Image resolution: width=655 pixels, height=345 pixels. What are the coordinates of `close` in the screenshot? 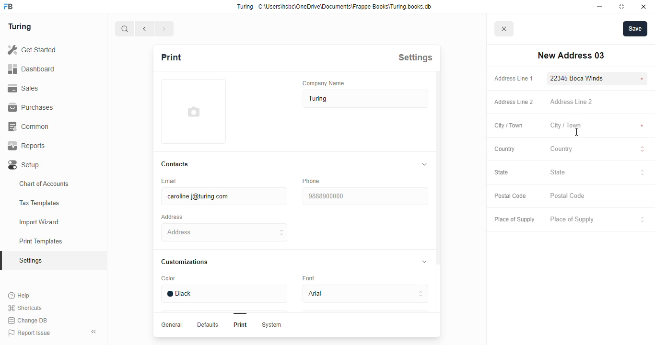 It's located at (643, 7).